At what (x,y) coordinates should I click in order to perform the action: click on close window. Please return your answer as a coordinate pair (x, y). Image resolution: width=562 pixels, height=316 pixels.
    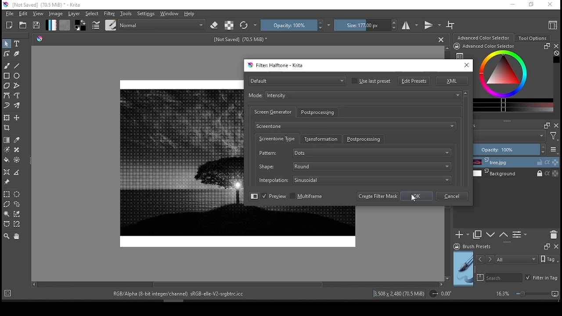
    Looking at the image, I should click on (549, 5).